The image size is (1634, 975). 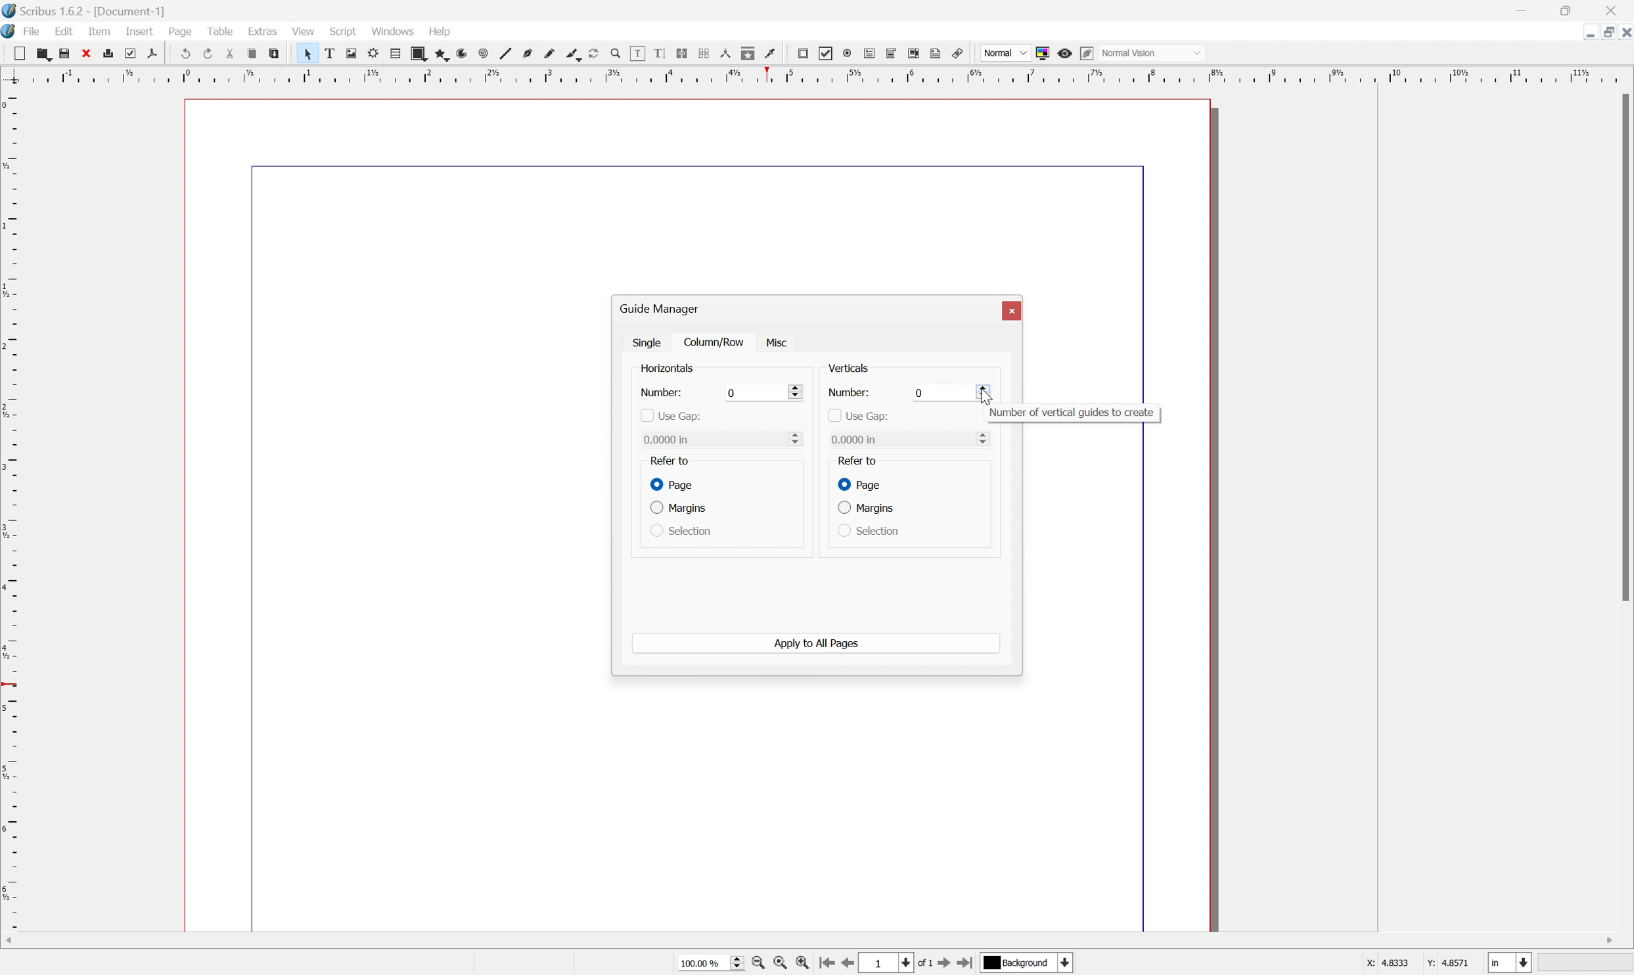 What do you see at coordinates (669, 483) in the screenshot?
I see `page` at bounding box center [669, 483].